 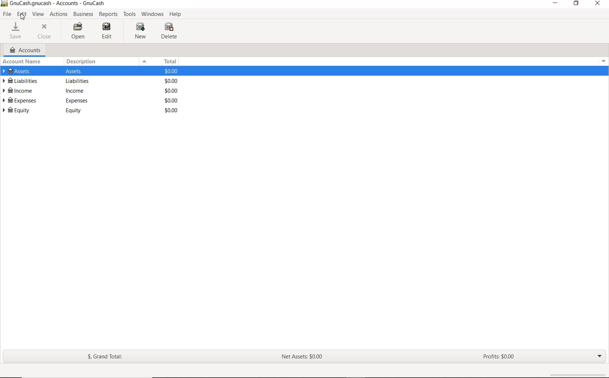 I want to click on ASSETS, so click(x=95, y=71).